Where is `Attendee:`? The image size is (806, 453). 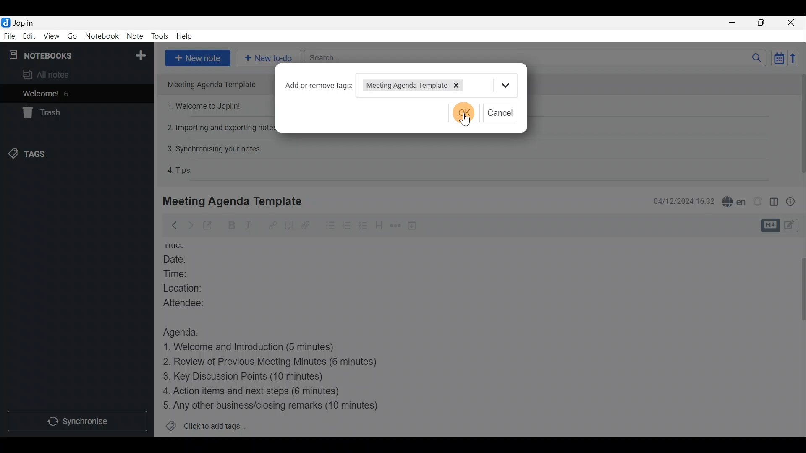 Attendee: is located at coordinates (194, 302).